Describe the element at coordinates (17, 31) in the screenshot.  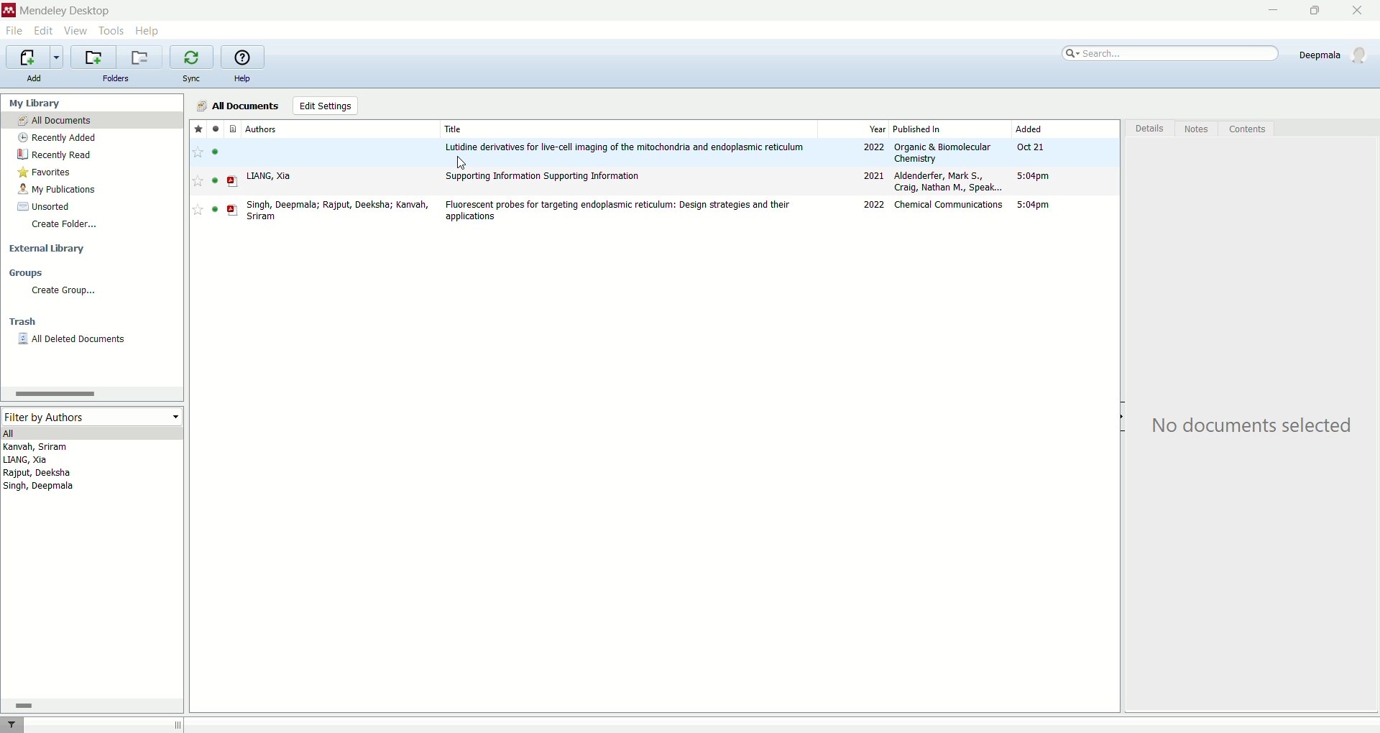
I see `file` at that location.